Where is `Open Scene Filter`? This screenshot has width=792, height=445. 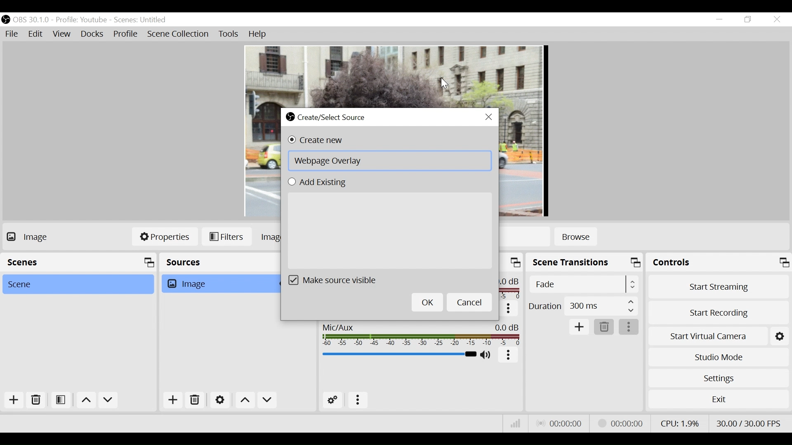 Open Scene Filter is located at coordinates (61, 401).